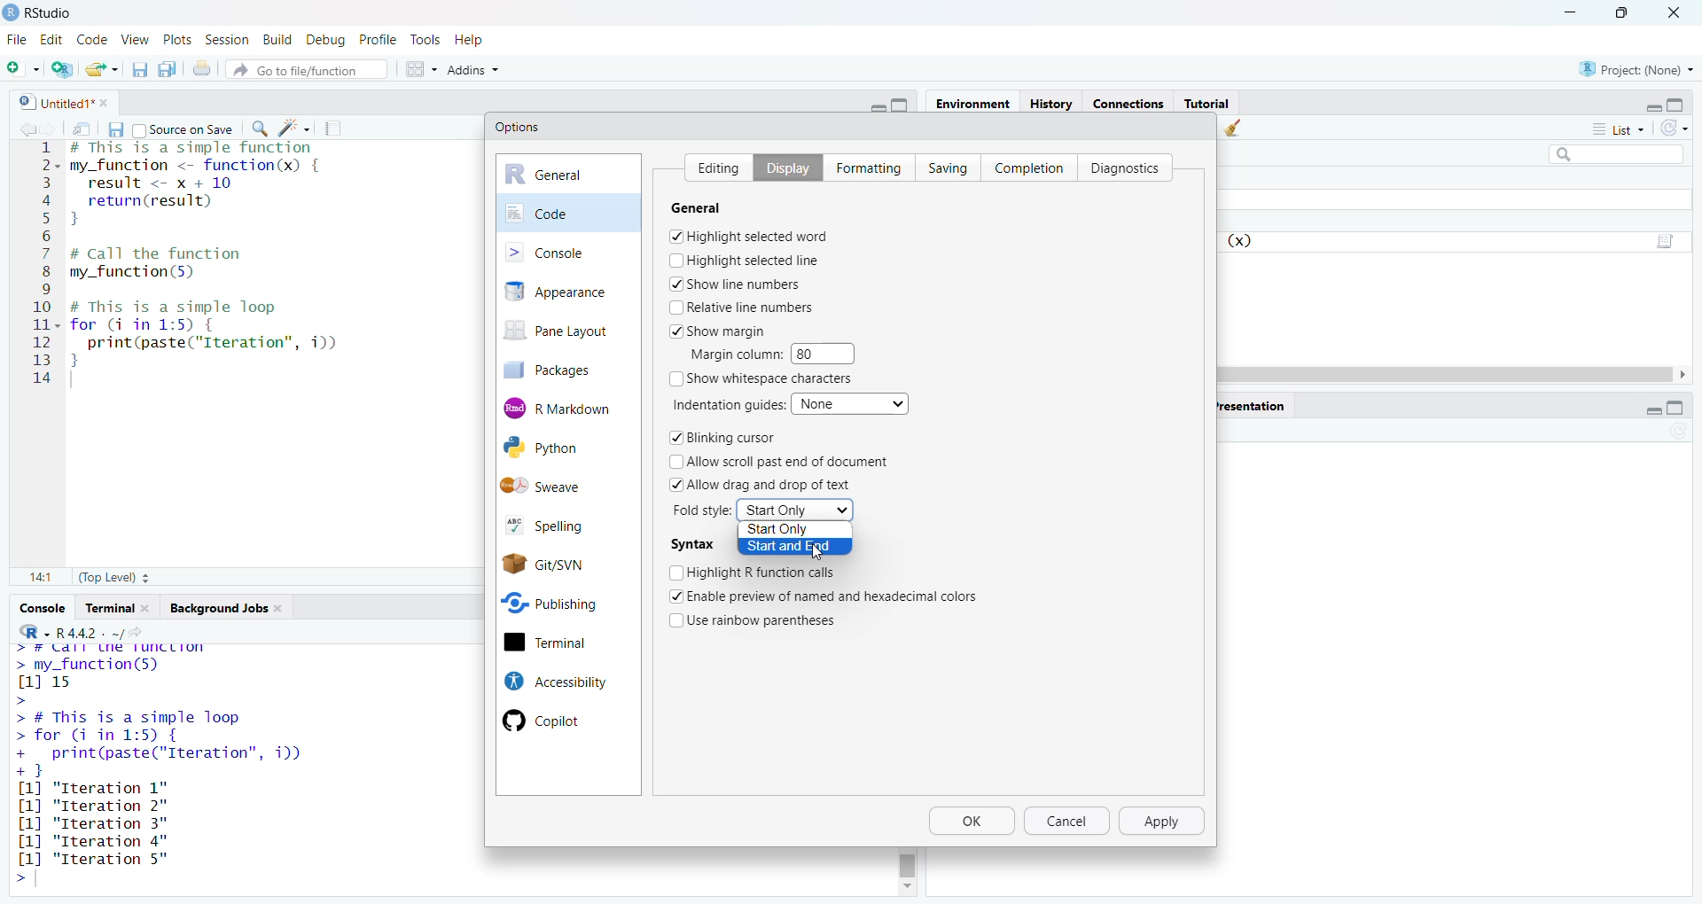  Describe the element at coordinates (713, 165) in the screenshot. I see `editing` at that location.